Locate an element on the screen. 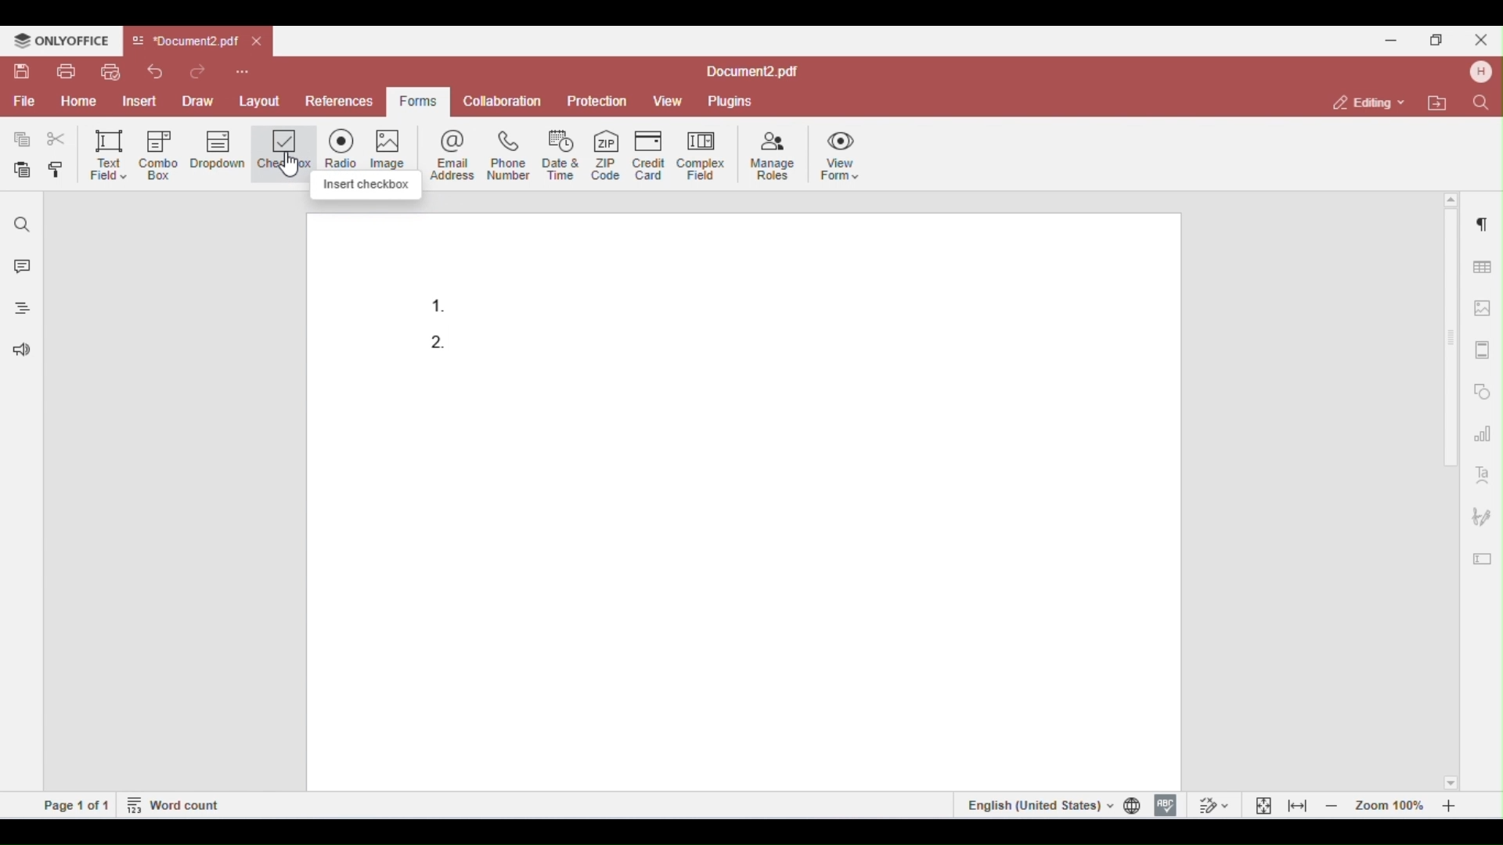 The height and width of the screenshot is (845, 1503). fit to width is located at coordinates (1298, 805).